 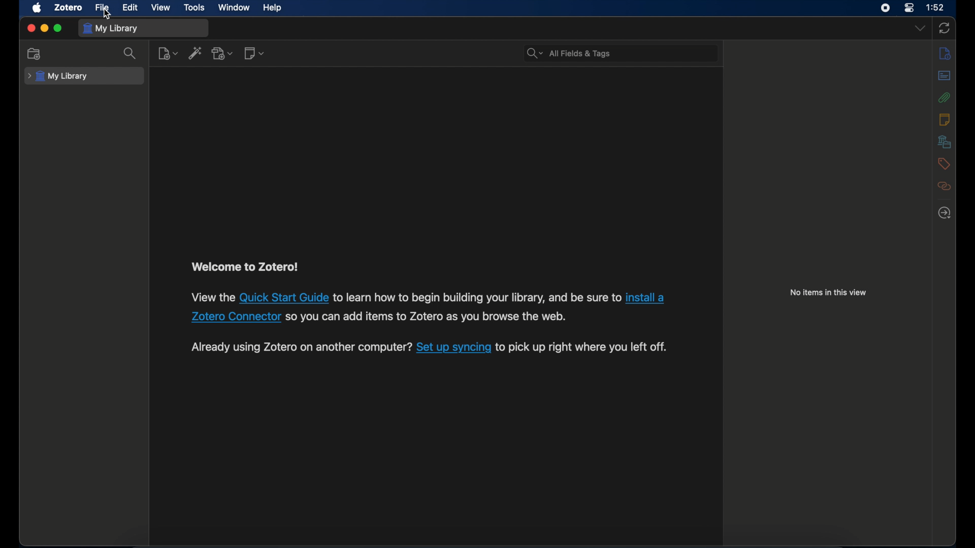 What do you see at coordinates (58, 77) in the screenshot?
I see `my library` at bounding box center [58, 77].